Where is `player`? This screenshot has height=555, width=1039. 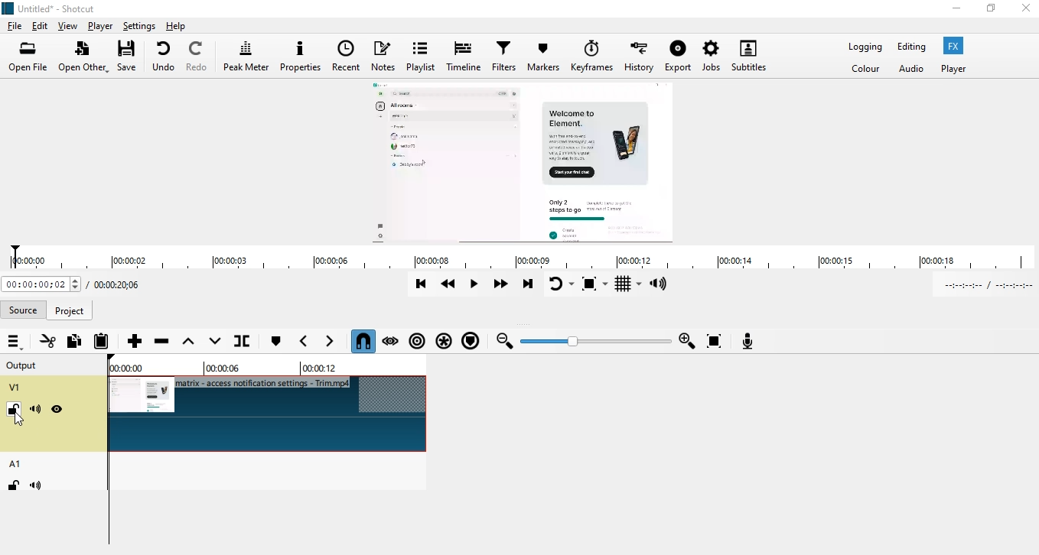
player is located at coordinates (100, 25).